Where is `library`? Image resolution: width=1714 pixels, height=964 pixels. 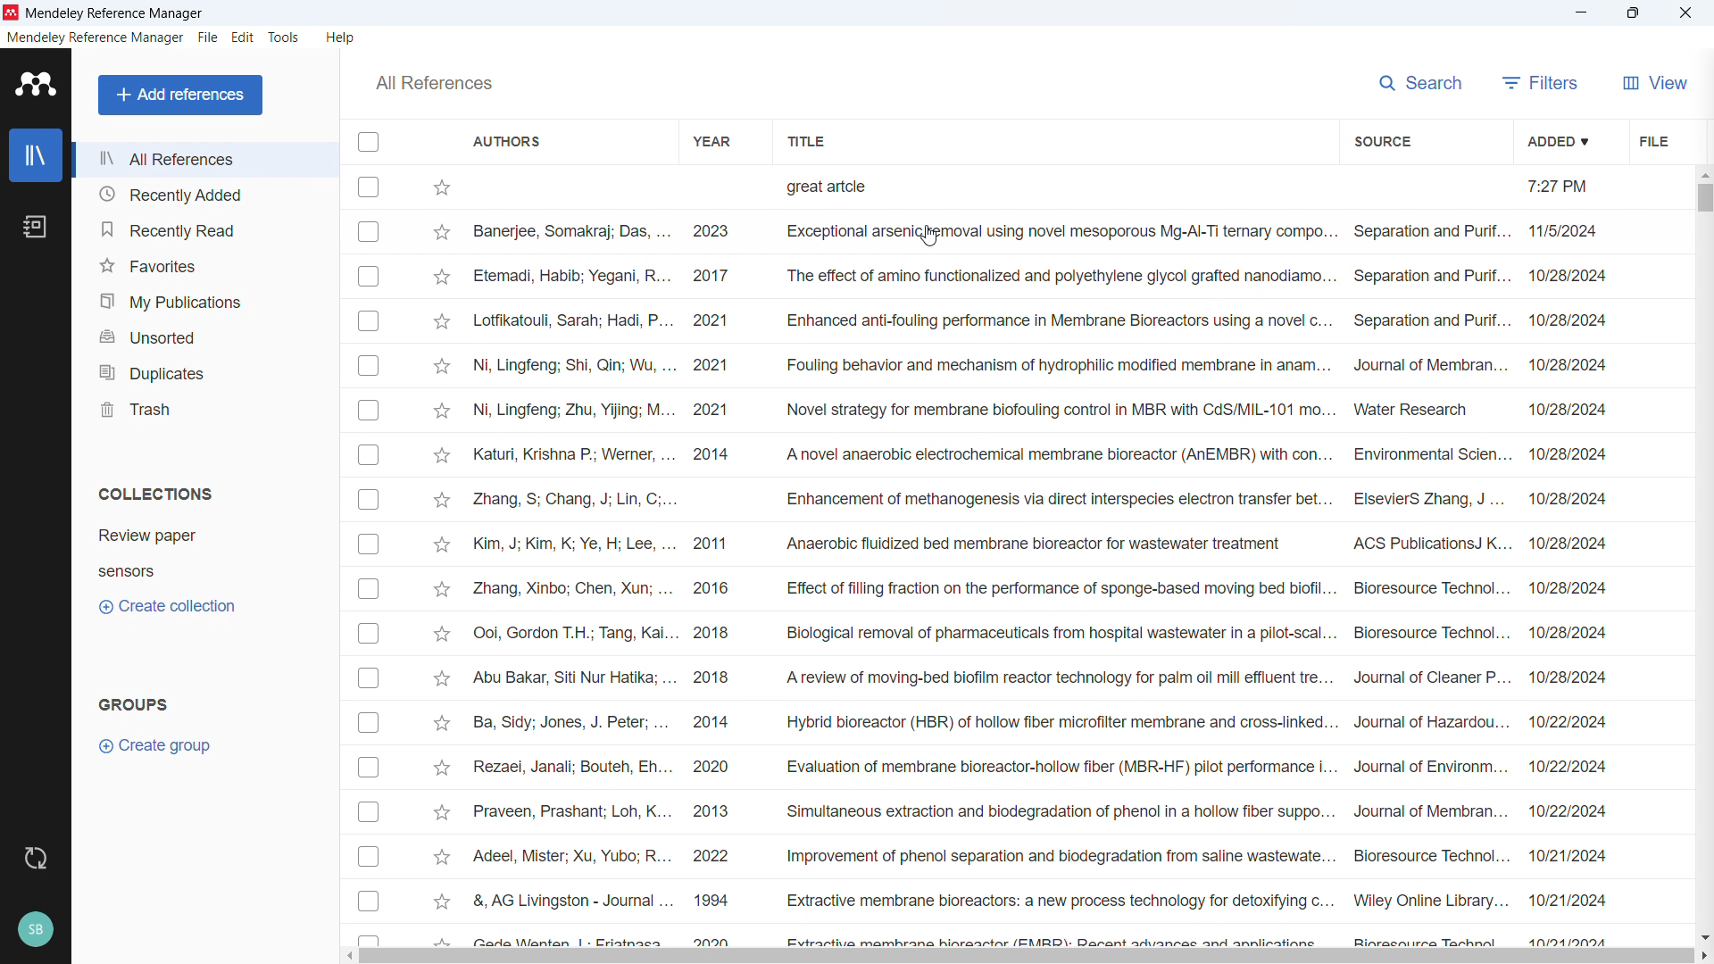
library is located at coordinates (36, 155).